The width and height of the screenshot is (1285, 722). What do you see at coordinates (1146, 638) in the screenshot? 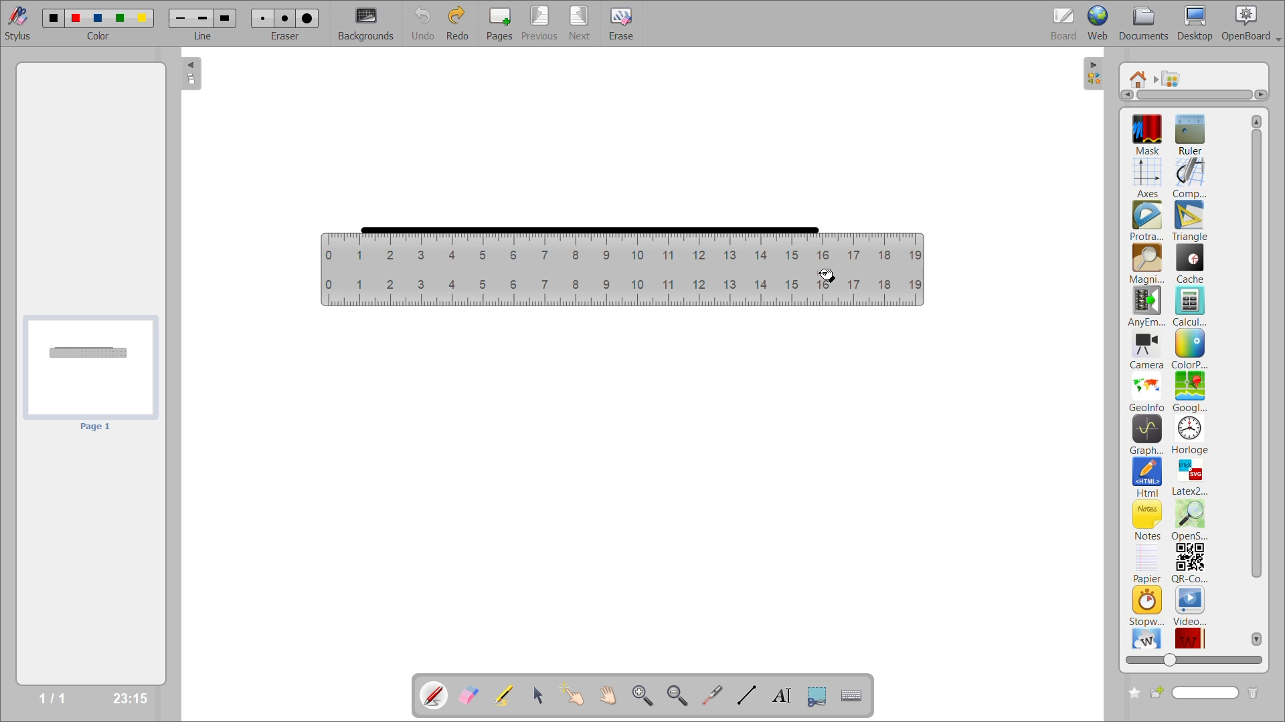
I see `wikipedia` at bounding box center [1146, 638].